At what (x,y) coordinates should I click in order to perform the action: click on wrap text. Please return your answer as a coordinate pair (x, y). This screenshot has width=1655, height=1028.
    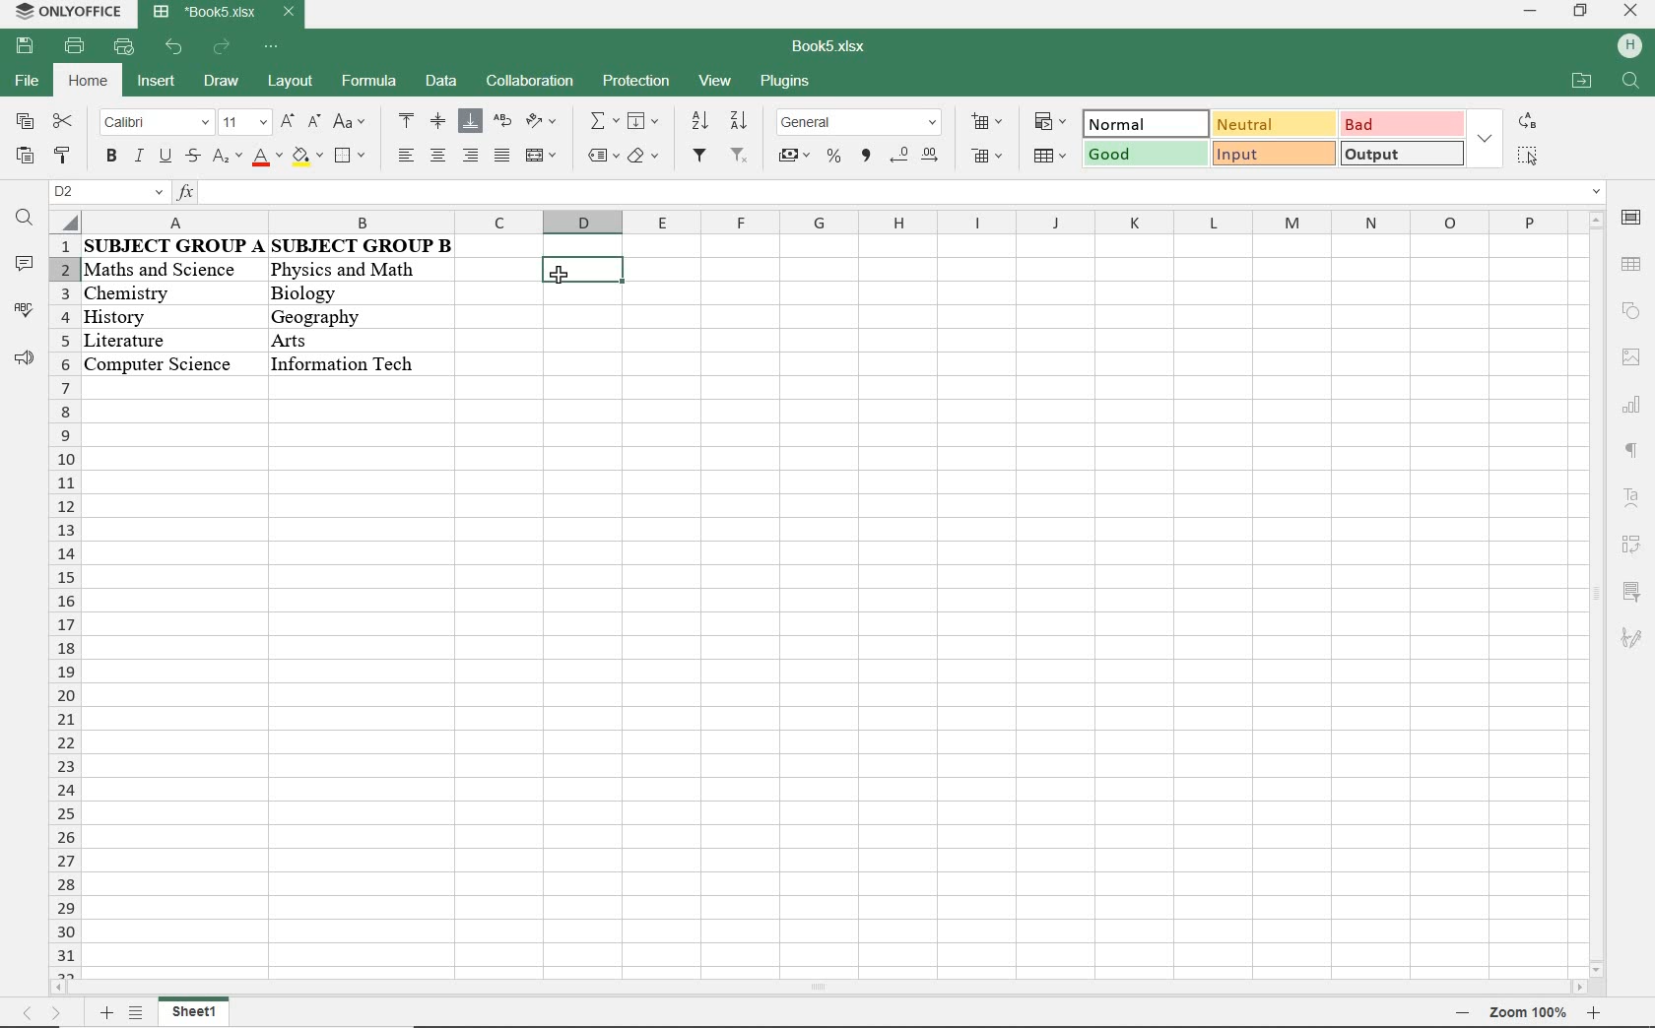
    Looking at the image, I should click on (504, 123).